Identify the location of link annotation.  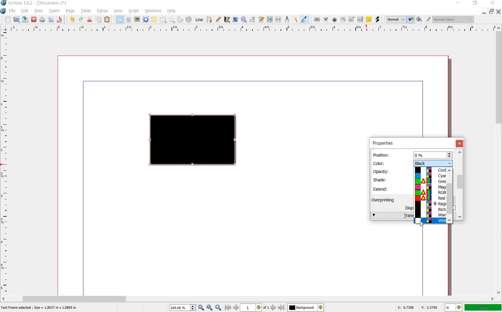
(377, 20).